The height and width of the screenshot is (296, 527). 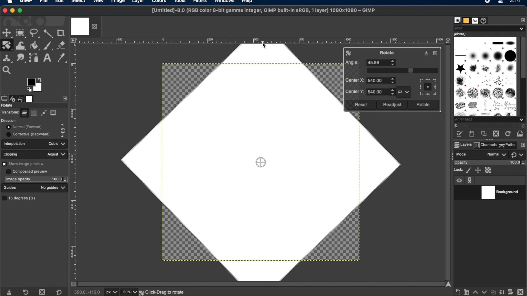 I want to click on configure this tab, so click(x=523, y=145).